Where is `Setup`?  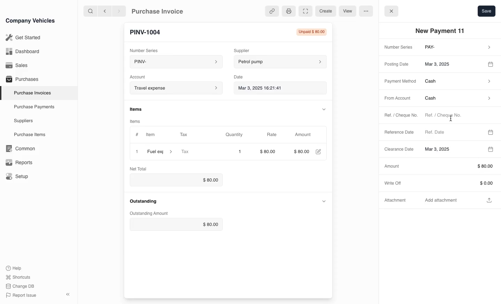
Setup is located at coordinates (18, 177).